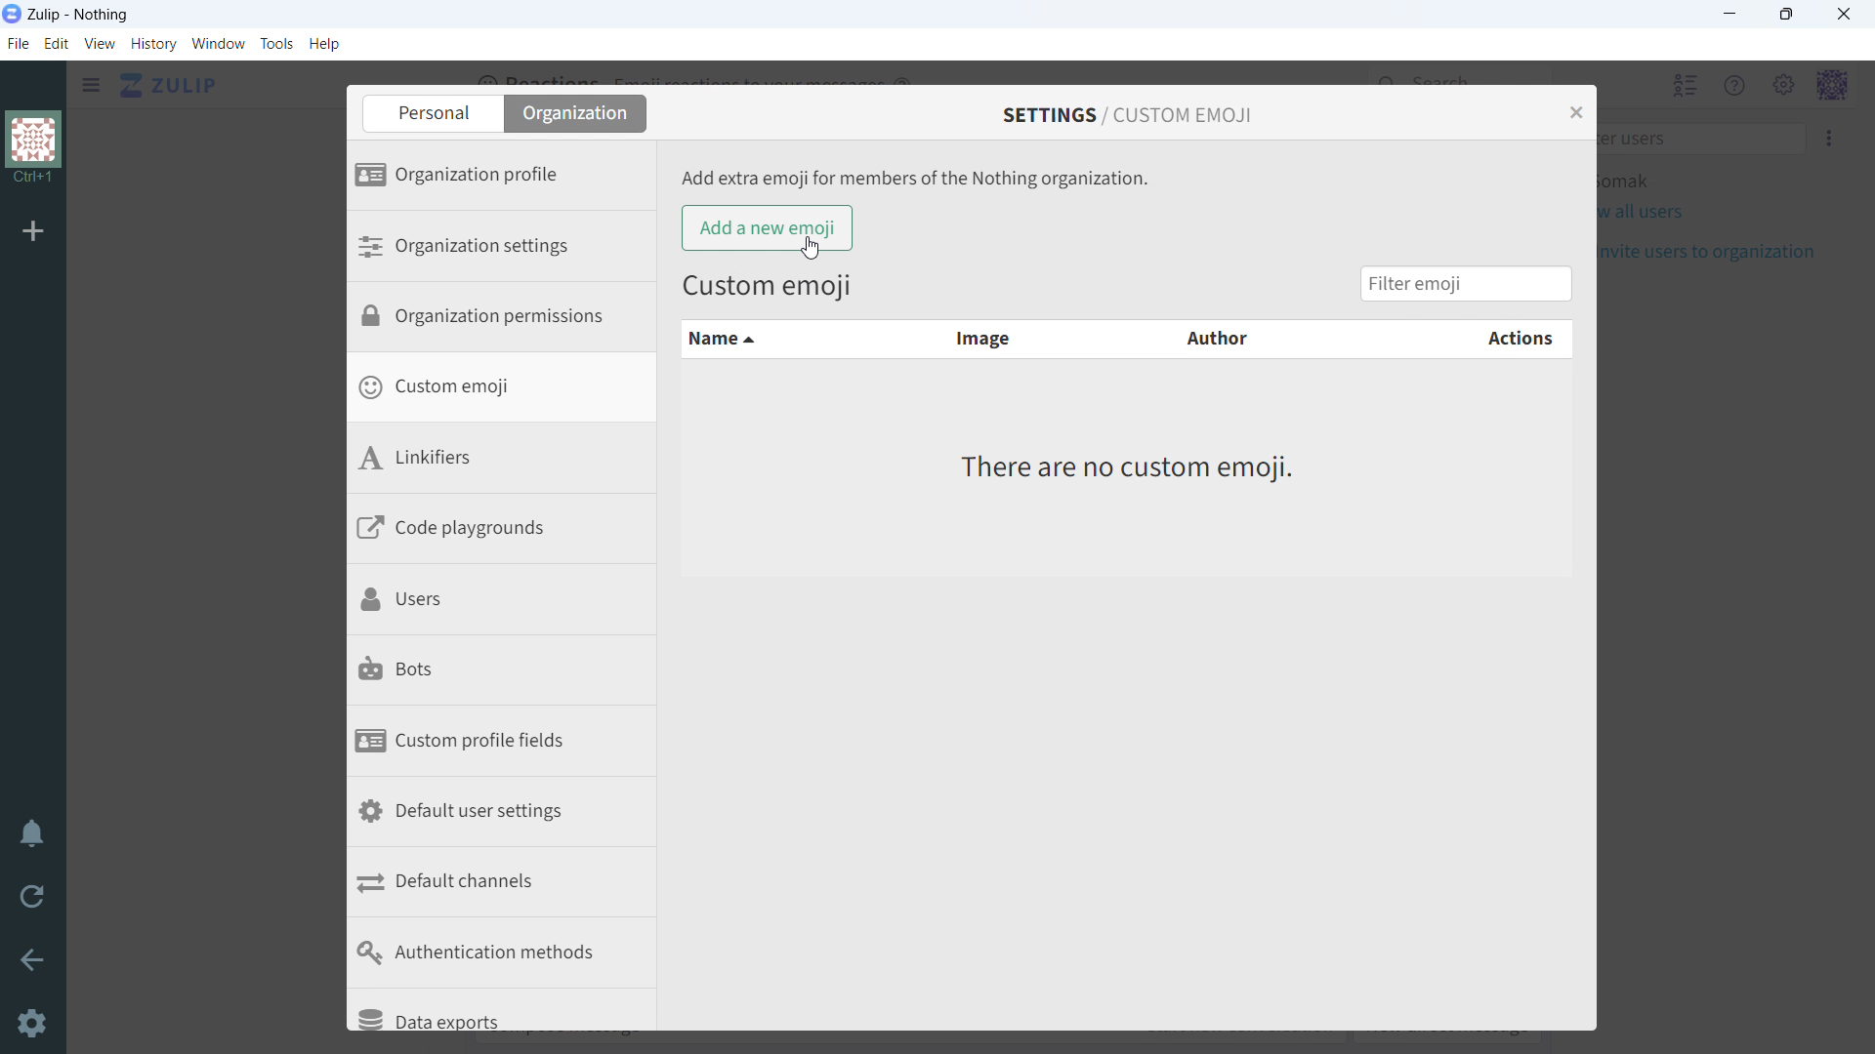 The image size is (1875, 1054). I want to click on close, so click(1843, 15).